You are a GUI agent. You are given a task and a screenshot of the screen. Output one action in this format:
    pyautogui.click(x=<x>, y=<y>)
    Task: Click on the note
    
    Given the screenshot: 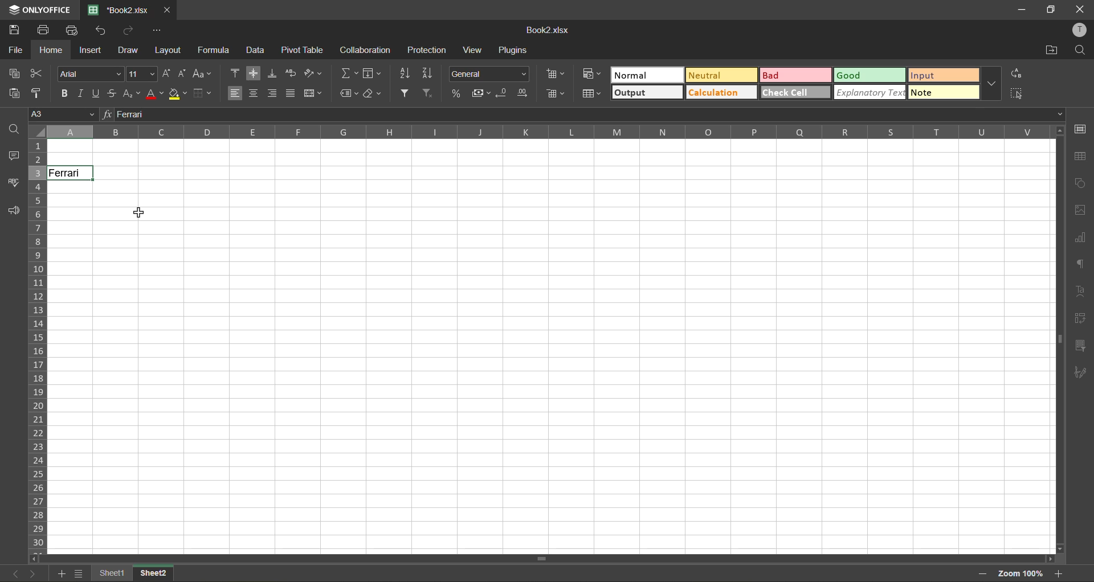 What is the action you would take?
    pyautogui.click(x=944, y=92)
    